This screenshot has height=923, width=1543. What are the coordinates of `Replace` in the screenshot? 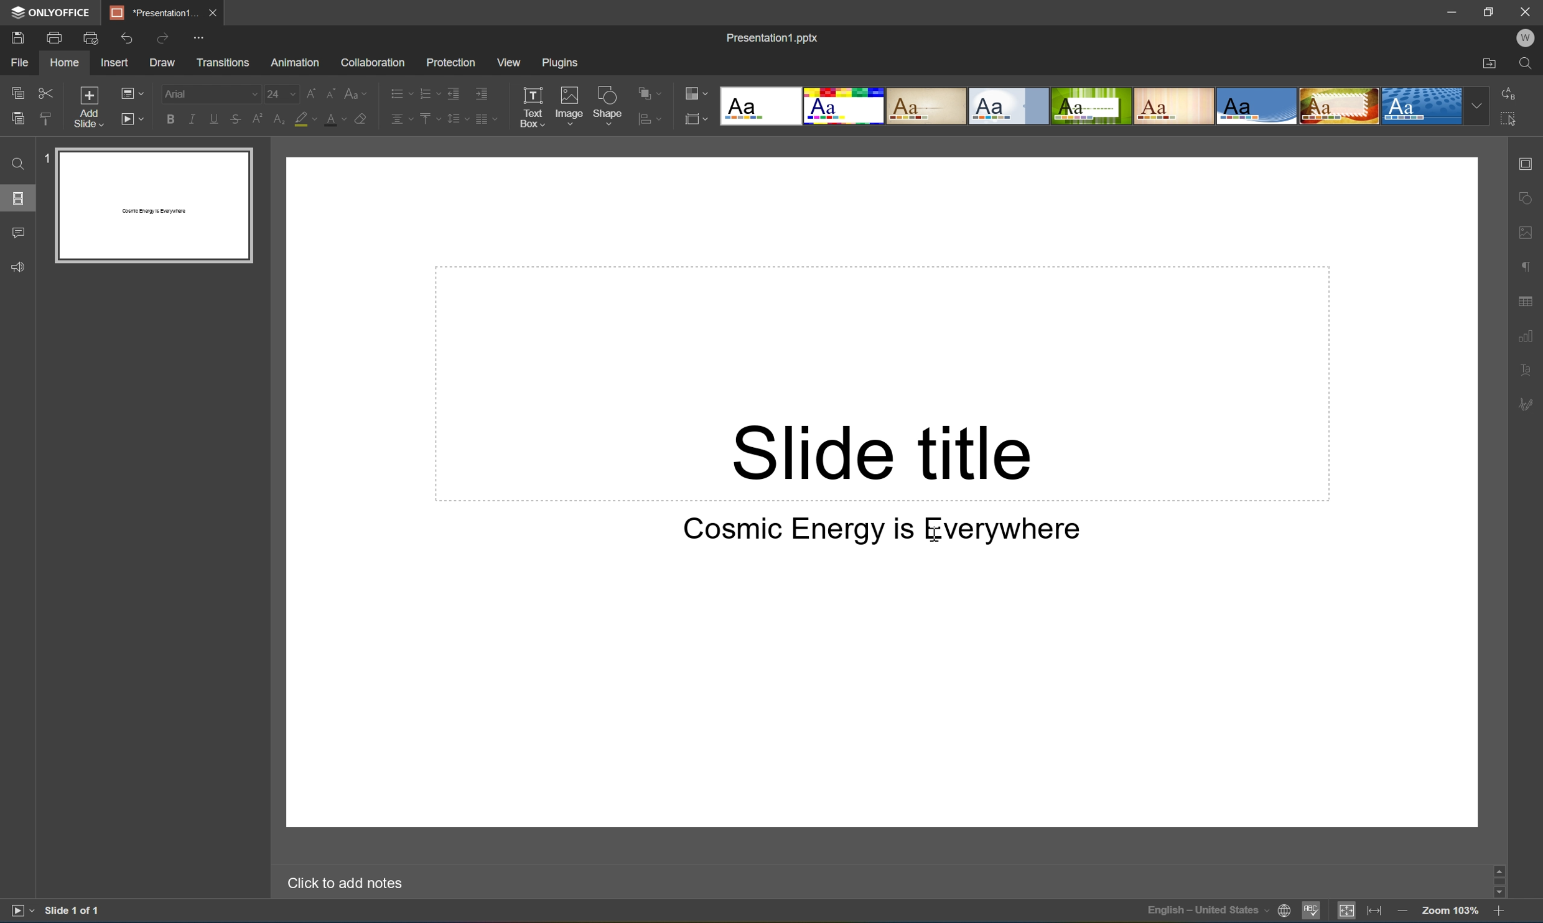 It's located at (1509, 93).